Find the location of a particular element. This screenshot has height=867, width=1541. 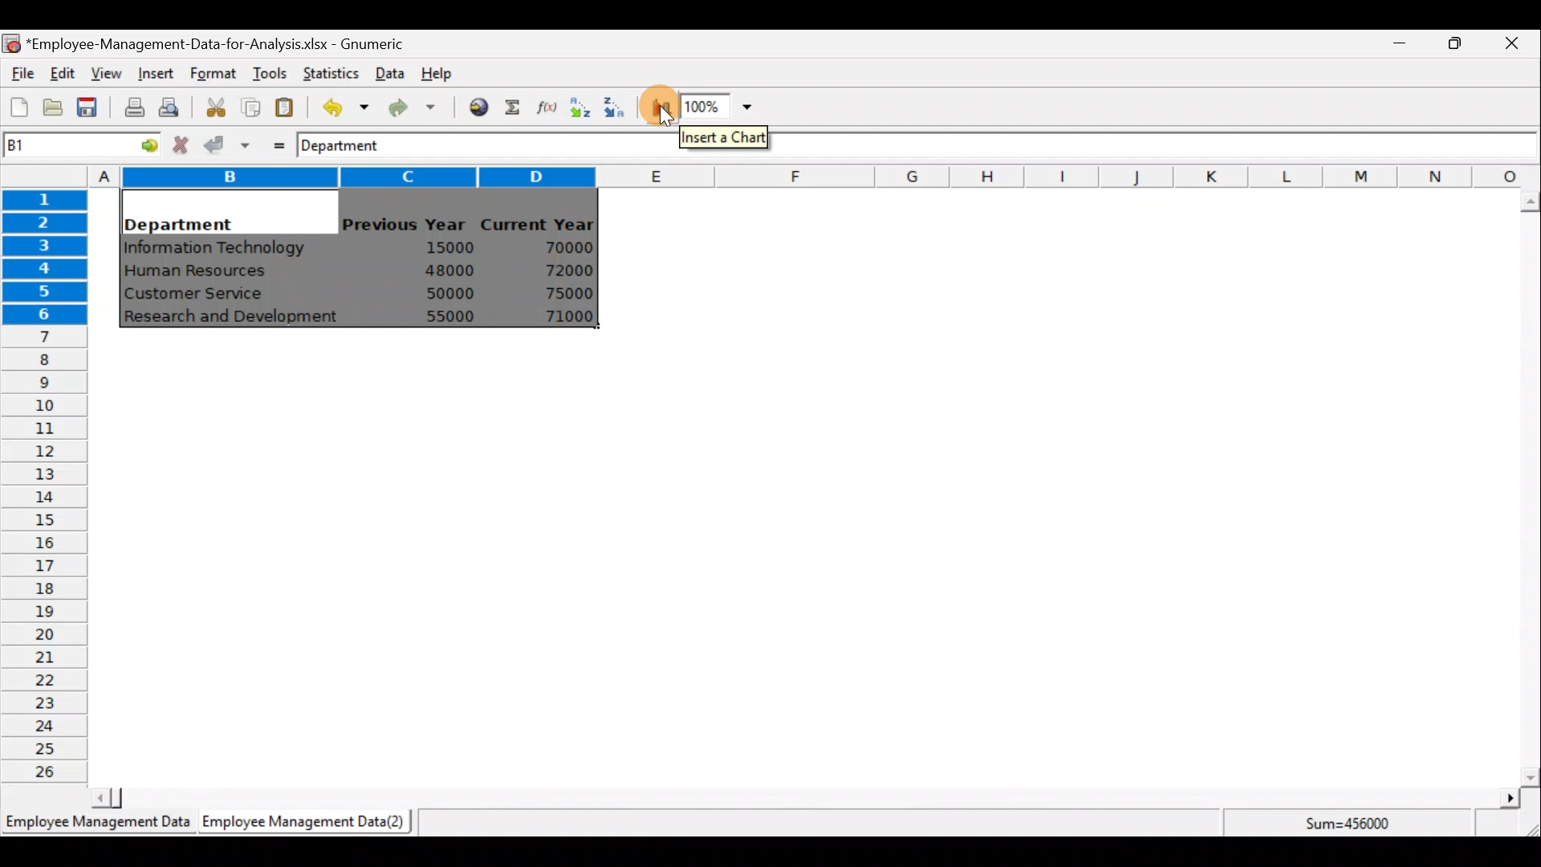

Undo last action is located at coordinates (336, 104).